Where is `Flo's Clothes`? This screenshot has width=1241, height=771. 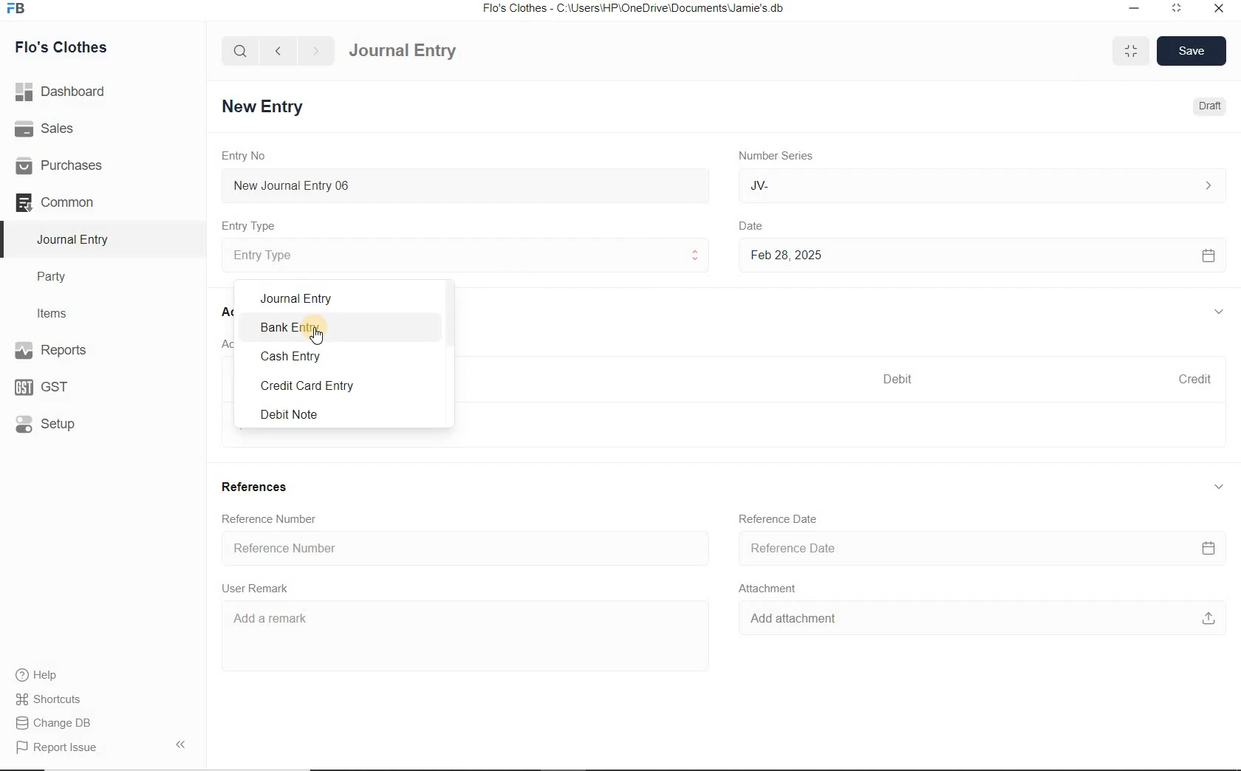 Flo's Clothes is located at coordinates (72, 47).